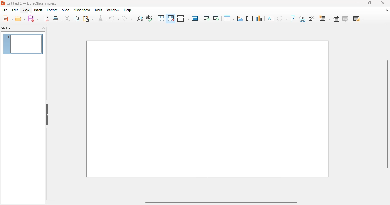 The height and width of the screenshot is (205, 390). Describe the element at coordinates (302, 18) in the screenshot. I see `insert hyperlink` at that location.